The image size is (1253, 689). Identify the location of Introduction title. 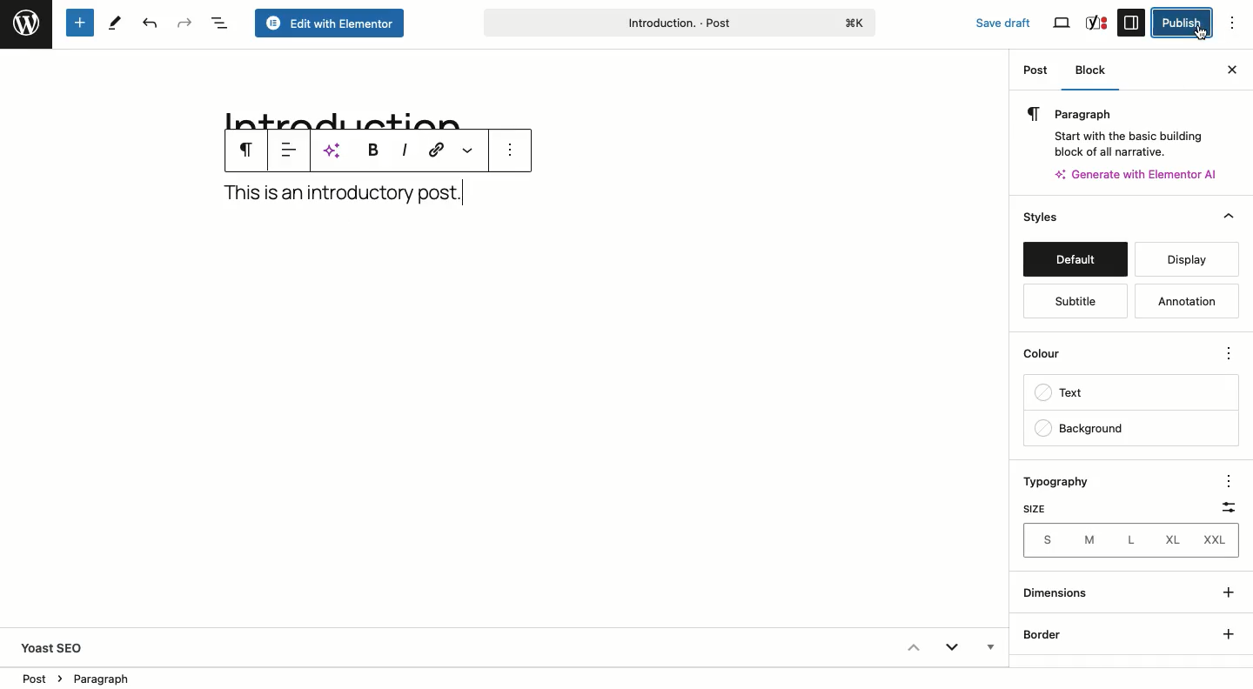
(679, 21).